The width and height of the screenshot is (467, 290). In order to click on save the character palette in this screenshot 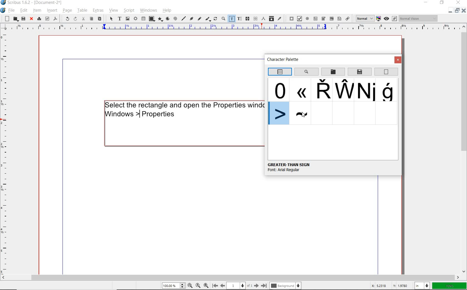, I will do `click(360, 72)`.